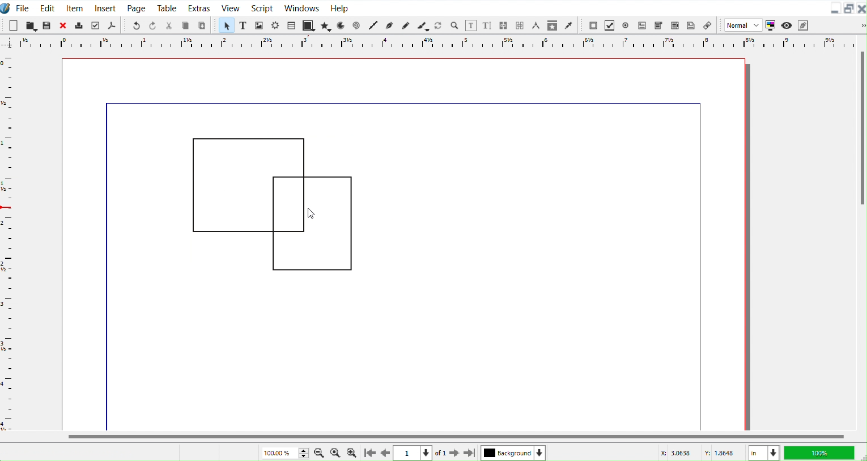  What do you see at coordinates (262, 7) in the screenshot?
I see `Script` at bounding box center [262, 7].